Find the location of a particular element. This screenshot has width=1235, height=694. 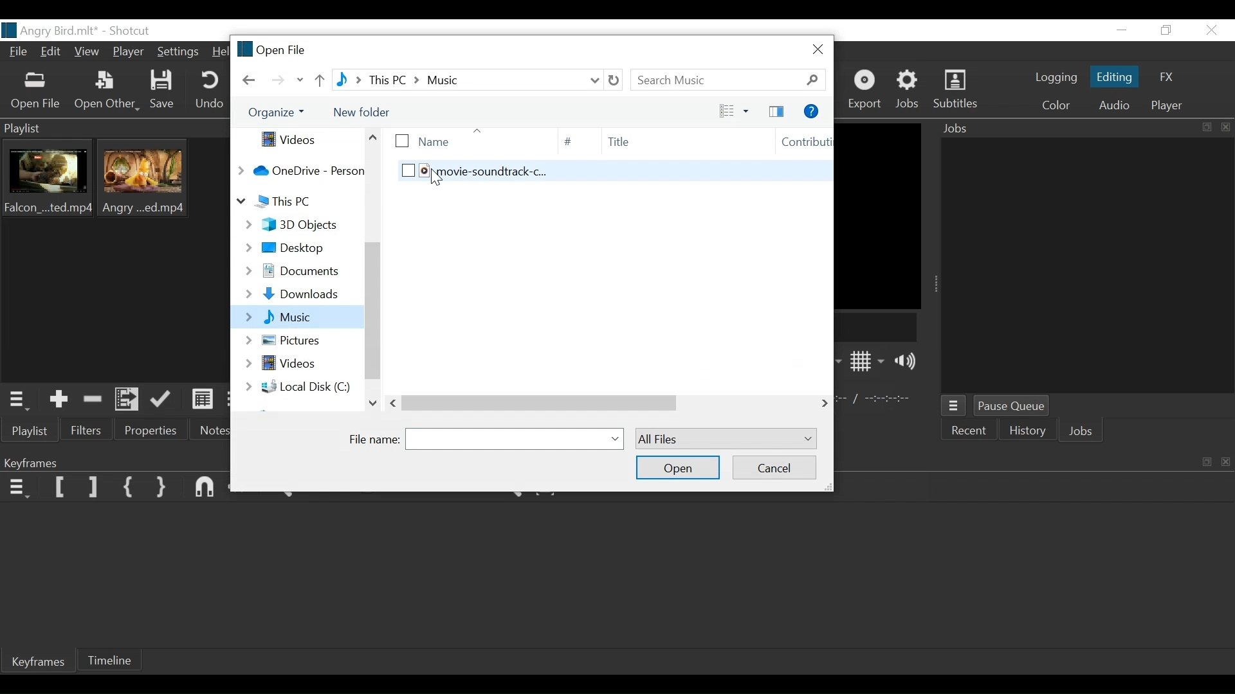

Export is located at coordinates (868, 90).